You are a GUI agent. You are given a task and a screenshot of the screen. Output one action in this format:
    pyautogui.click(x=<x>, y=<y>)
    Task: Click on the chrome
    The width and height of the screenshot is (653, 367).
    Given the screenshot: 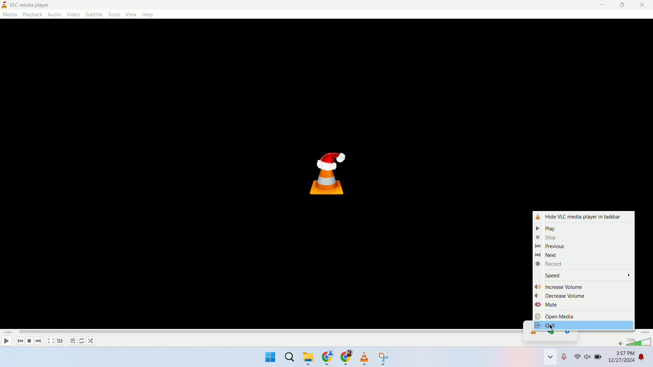 What is the action you would take?
    pyautogui.click(x=346, y=359)
    